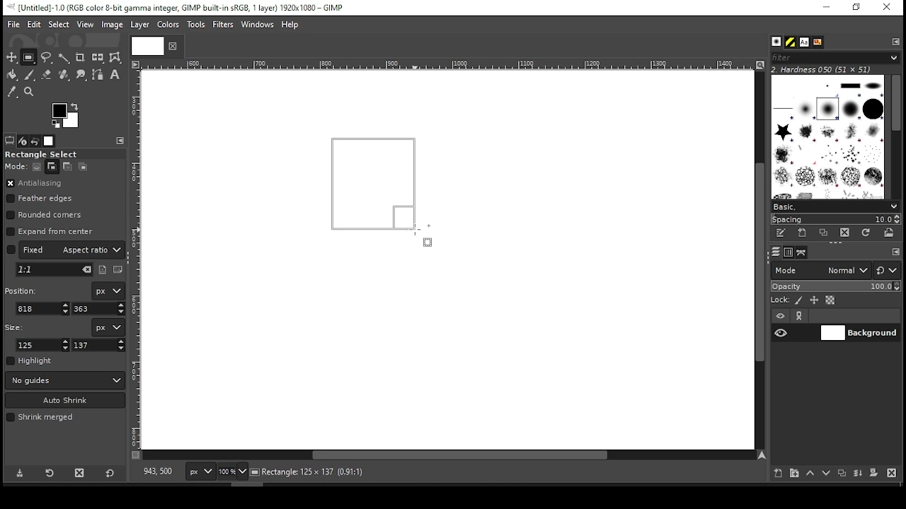 The image size is (906, 509). Describe the element at coordinates (86, 25) in the screenshot. I see `view` at that location.